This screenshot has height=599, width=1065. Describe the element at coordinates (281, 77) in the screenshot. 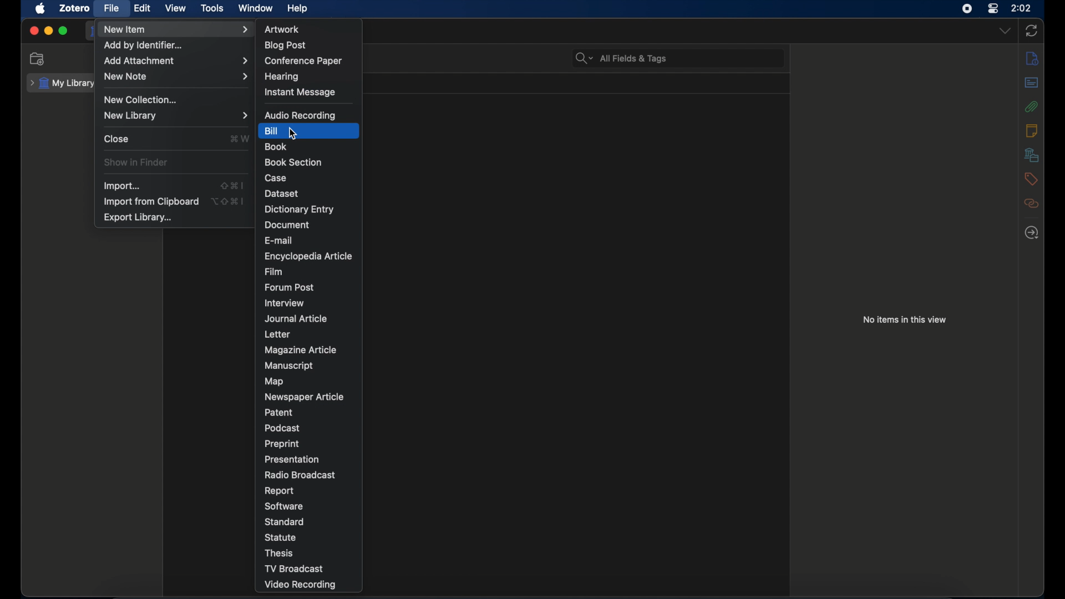

I see `hearing` at that location.